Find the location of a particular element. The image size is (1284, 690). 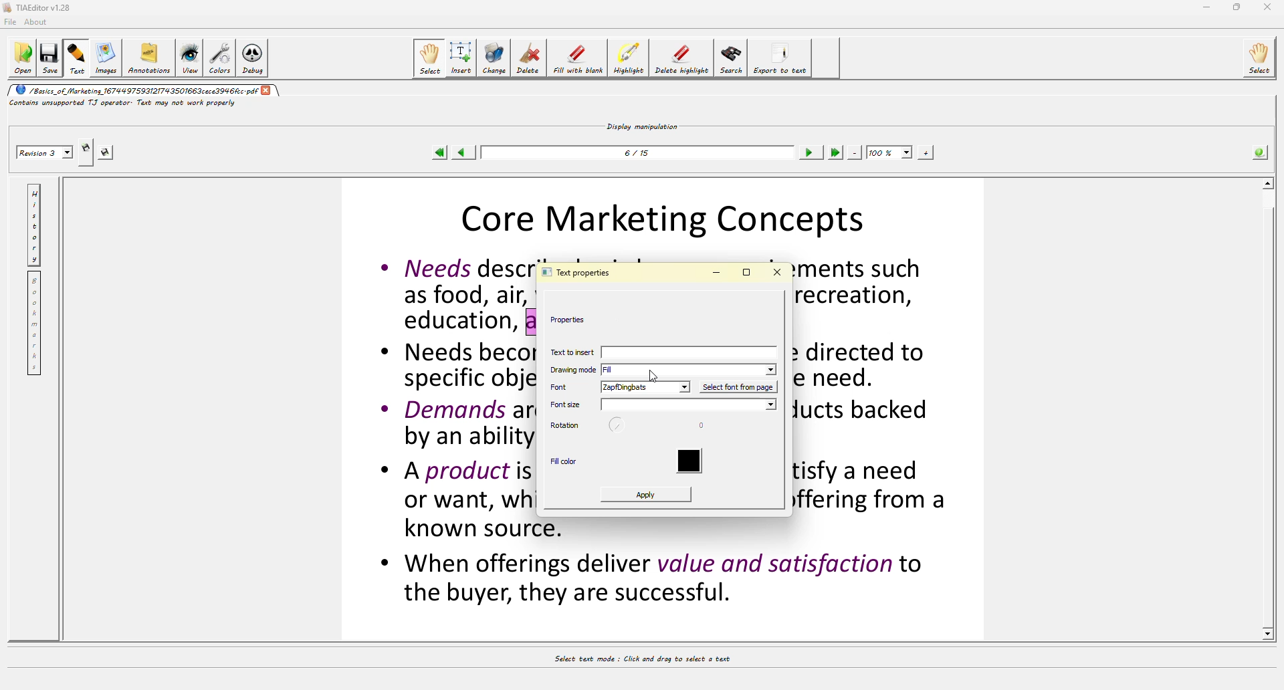

text properties is located at coordinates (580, 271).